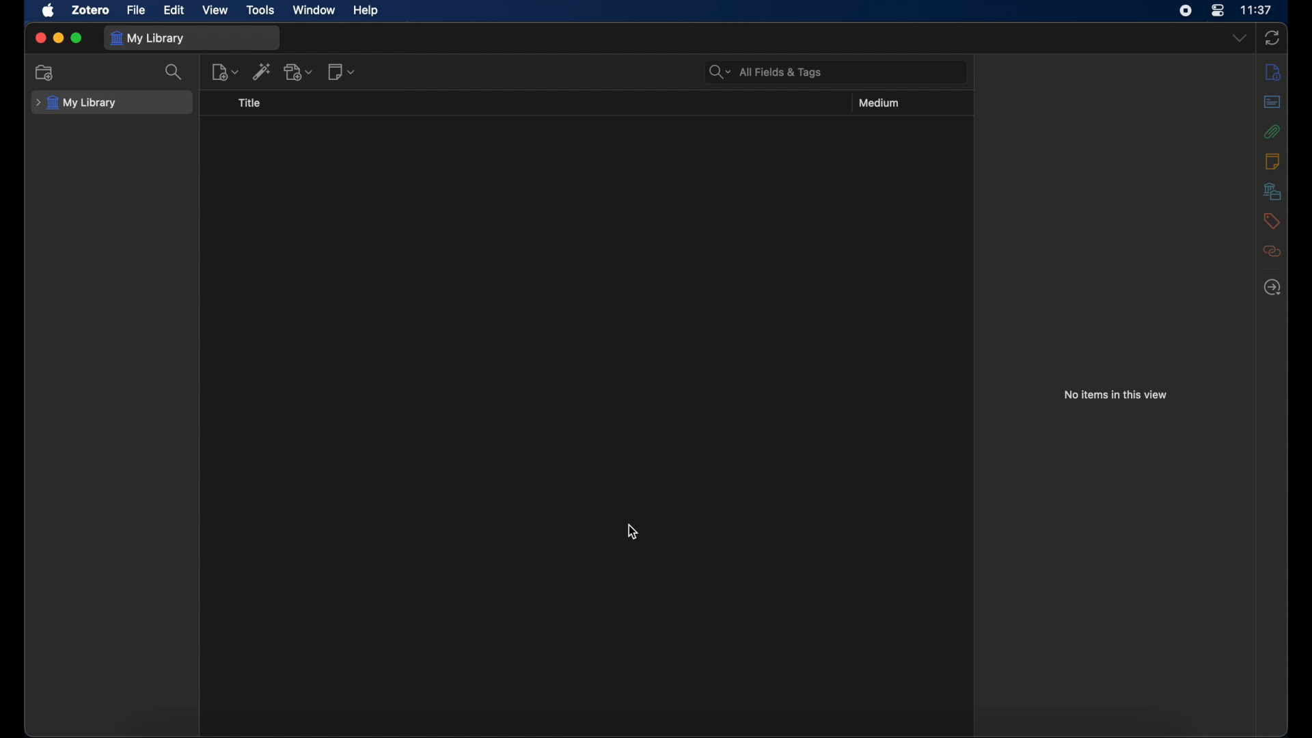 The height and width of the screenshot is (738, 1312). What do you see at coordinates (217, 10) in the screenshot?
I see `view` at bounding box center [217, 10].